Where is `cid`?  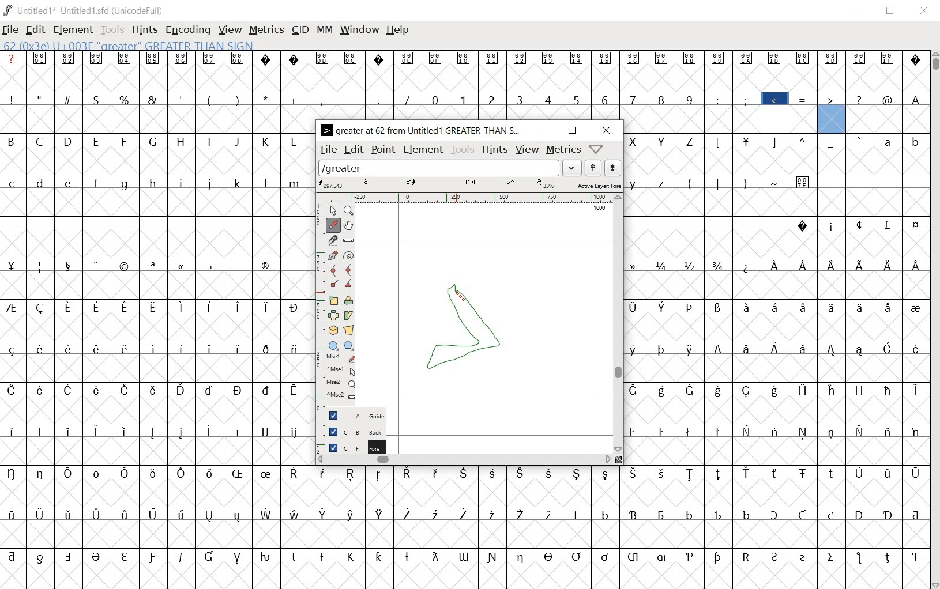 cid is located at coordinates (299, 29).